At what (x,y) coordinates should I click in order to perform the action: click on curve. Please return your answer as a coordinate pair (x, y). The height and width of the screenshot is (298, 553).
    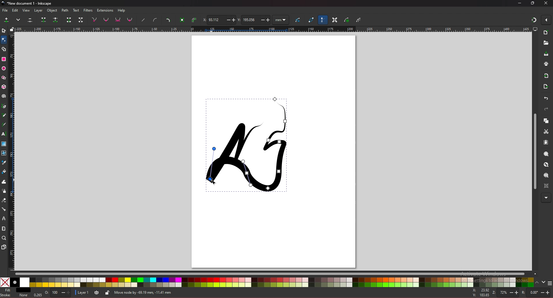
    Looking at the image, I should click on (299, 19).